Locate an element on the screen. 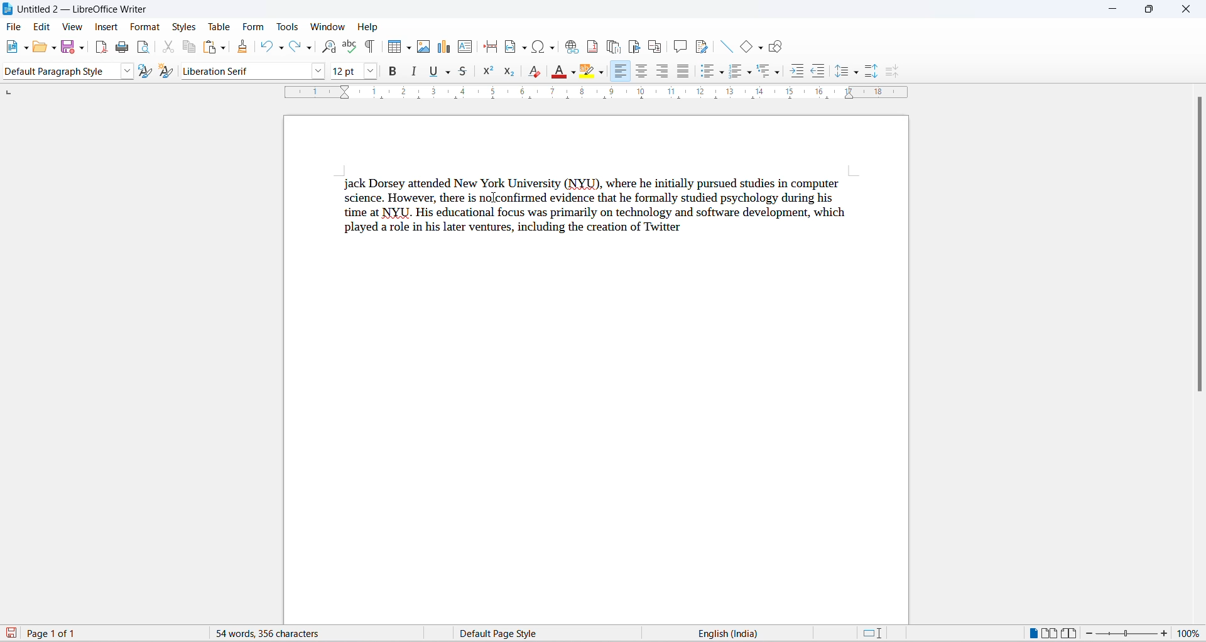 The width and height of the screenshot is (1206, 642). insert special character is located at coordinates (535, 46).